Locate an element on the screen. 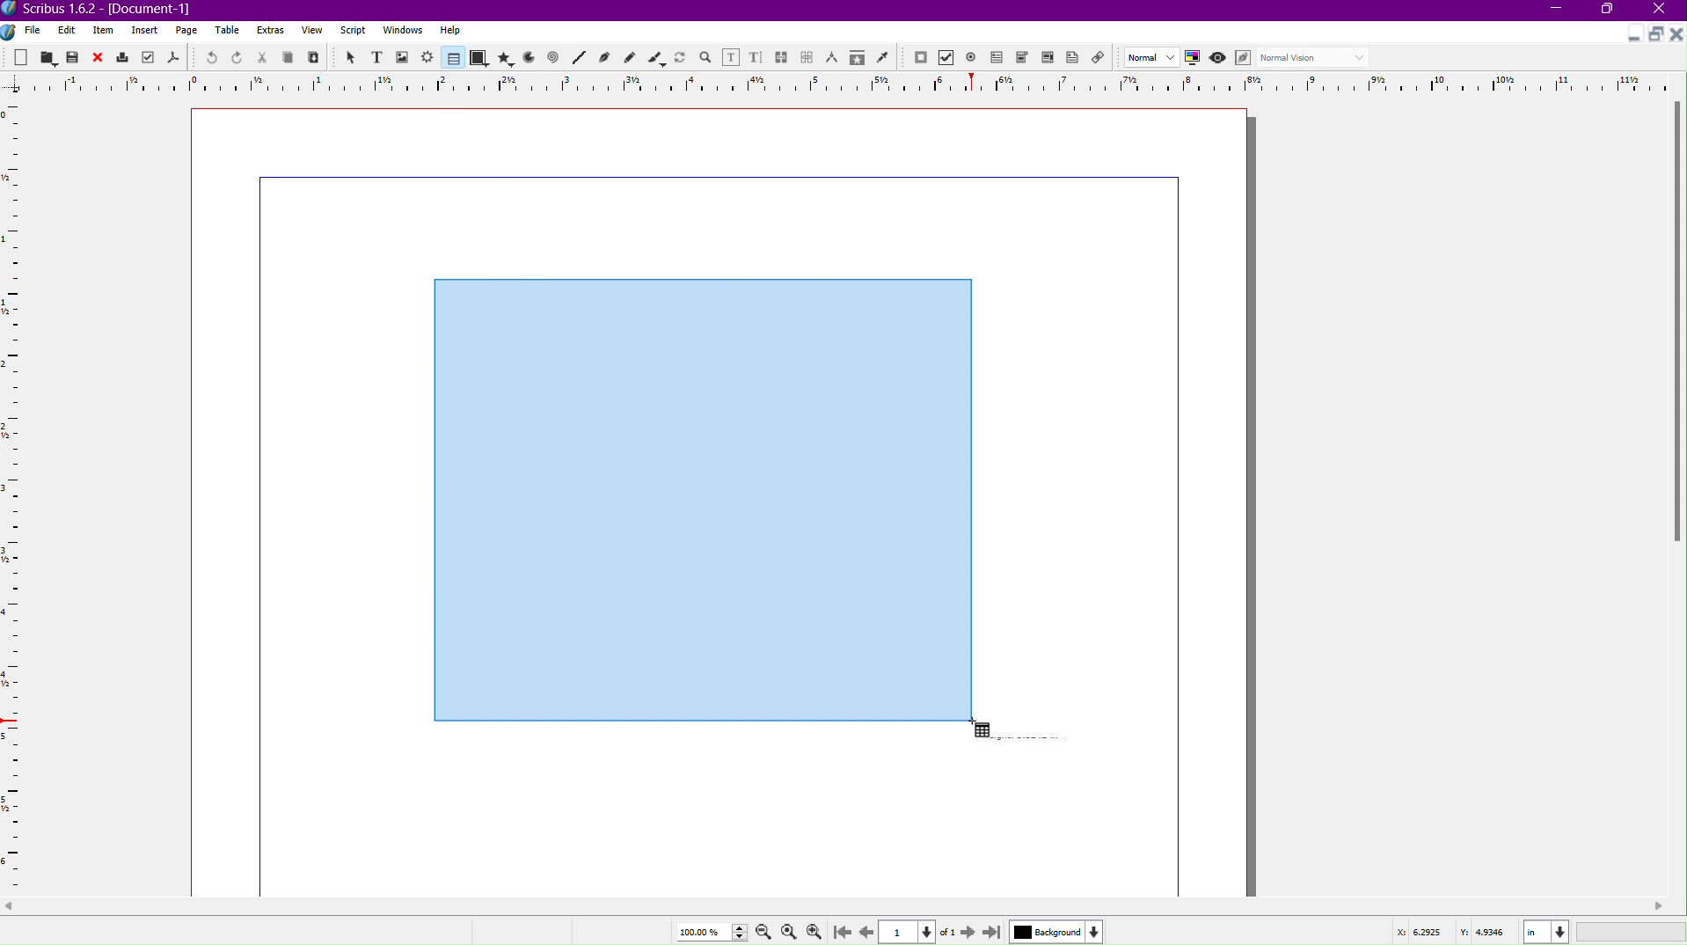  Last Page is located at coordinates (993, 931).